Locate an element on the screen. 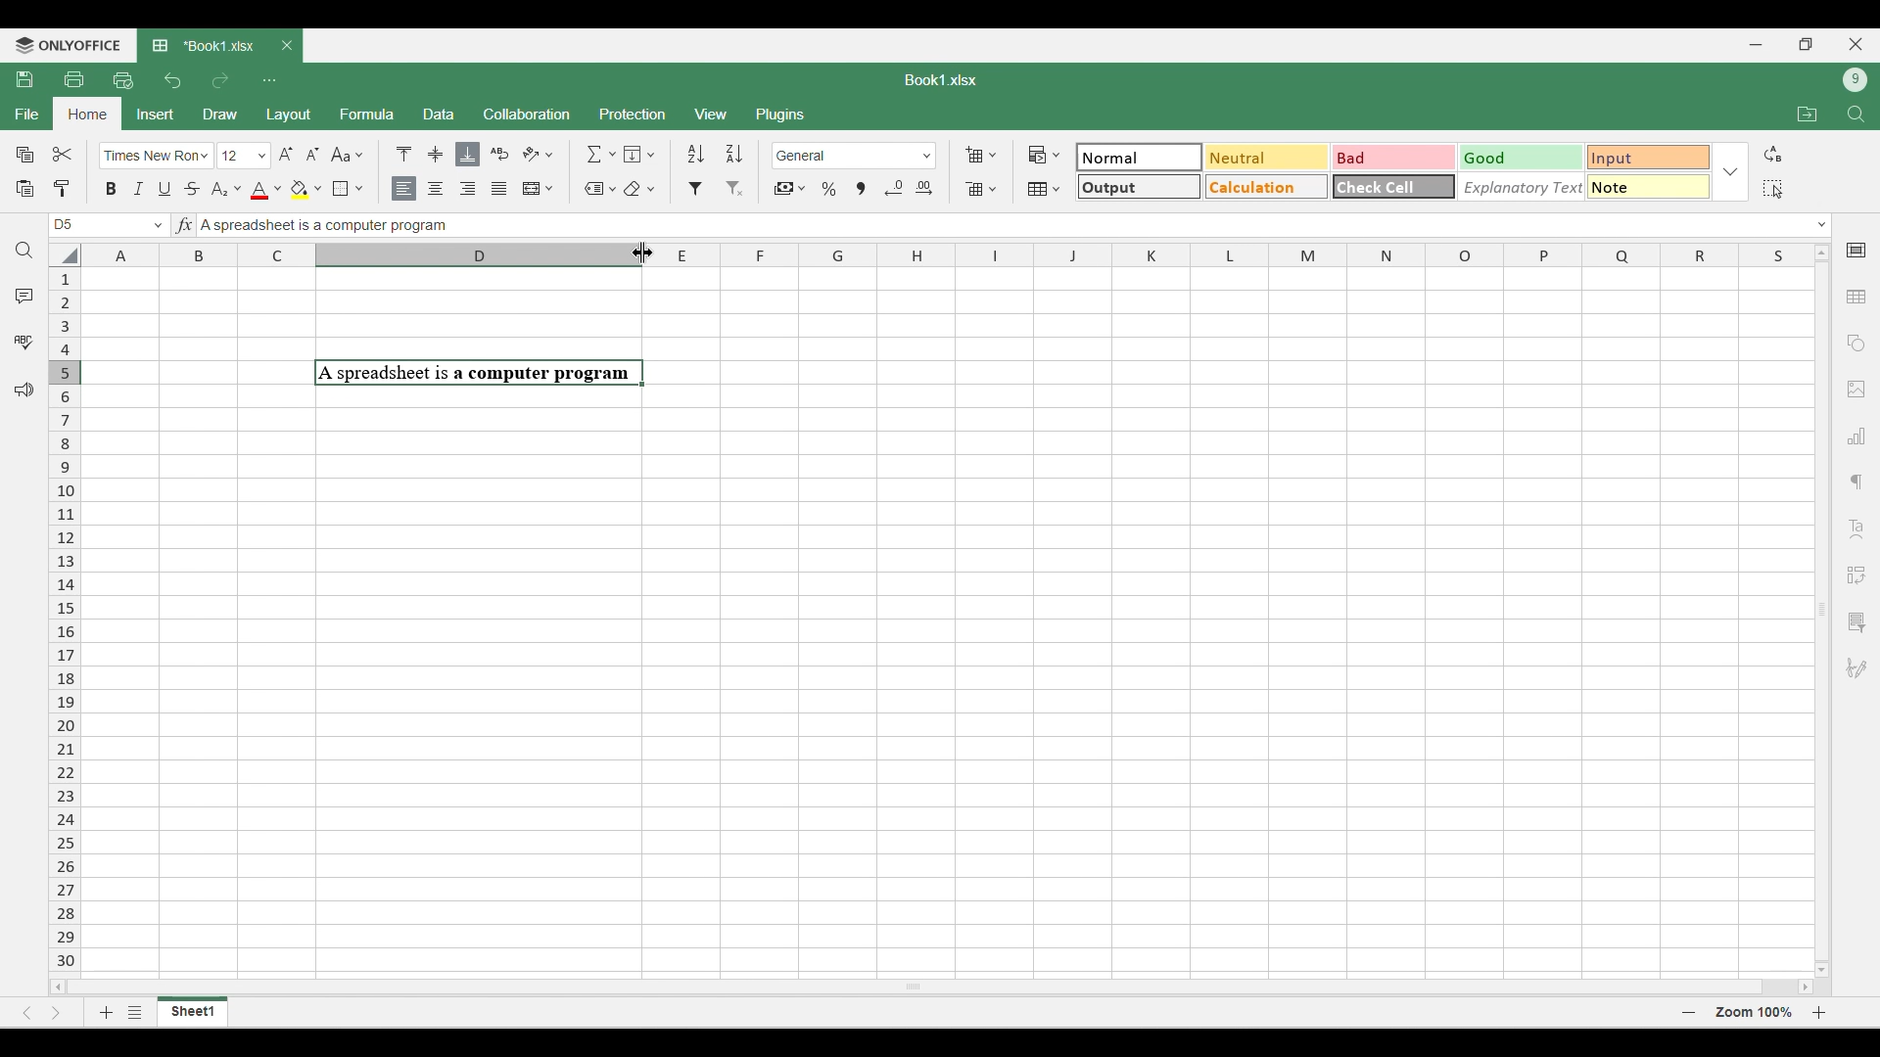  Column width adjusted to fit text is located at coordinates (476, 620).